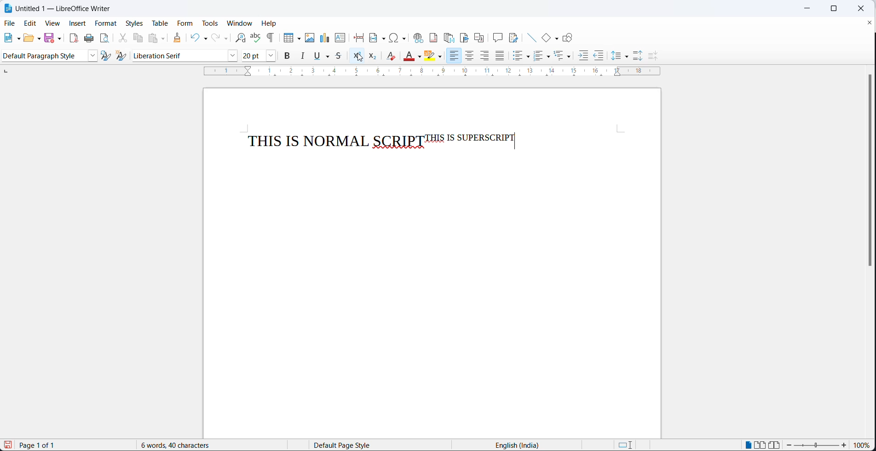  Describe the element at coordinates (45, 445) in the screenshot. I see `current page` at that location.